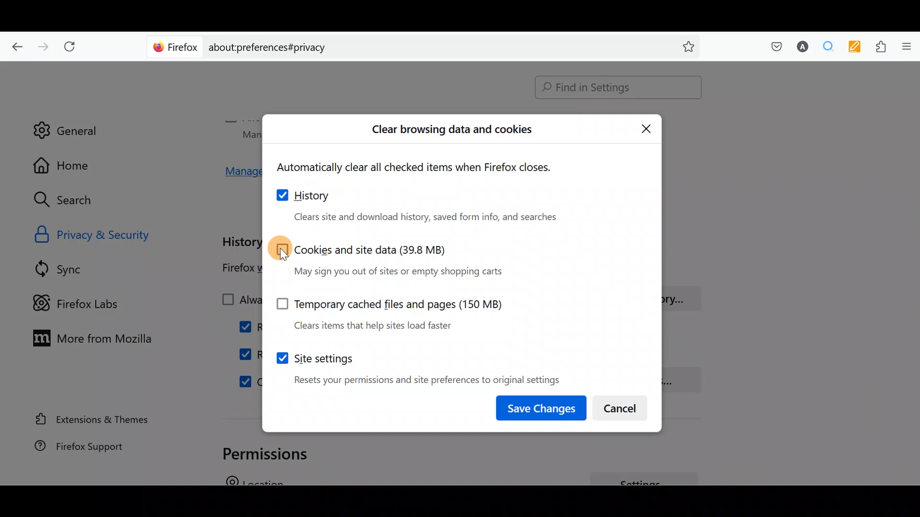 The width and height of the screenshot is (920, 517). What do you see at coordinates (73, 47) in the screenshot?
I see `Reload current page` at bounding box center [73, 47].